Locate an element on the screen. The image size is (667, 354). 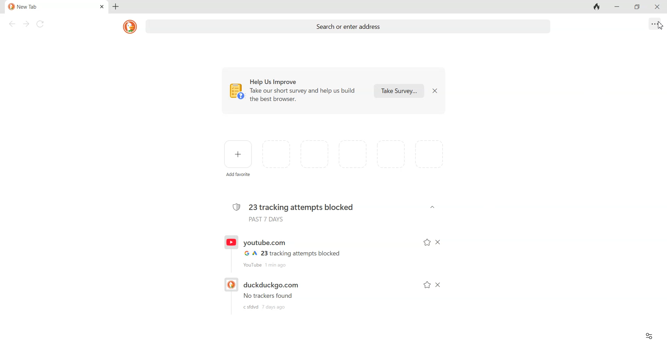
Recent History is located at coordinates (291, 251).